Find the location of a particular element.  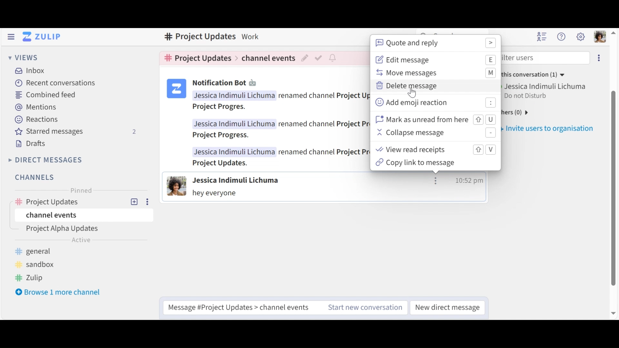

configure notification is located at coordinates (332, 58).